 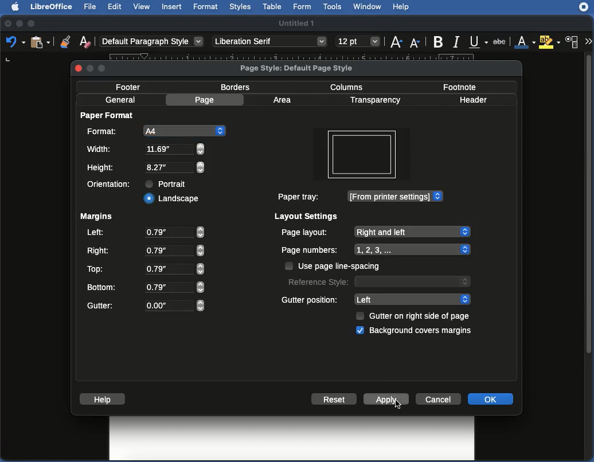 What do you see at coordinates (271, 42) in the screenshot?
I see `` at bounding box center [271, 42].